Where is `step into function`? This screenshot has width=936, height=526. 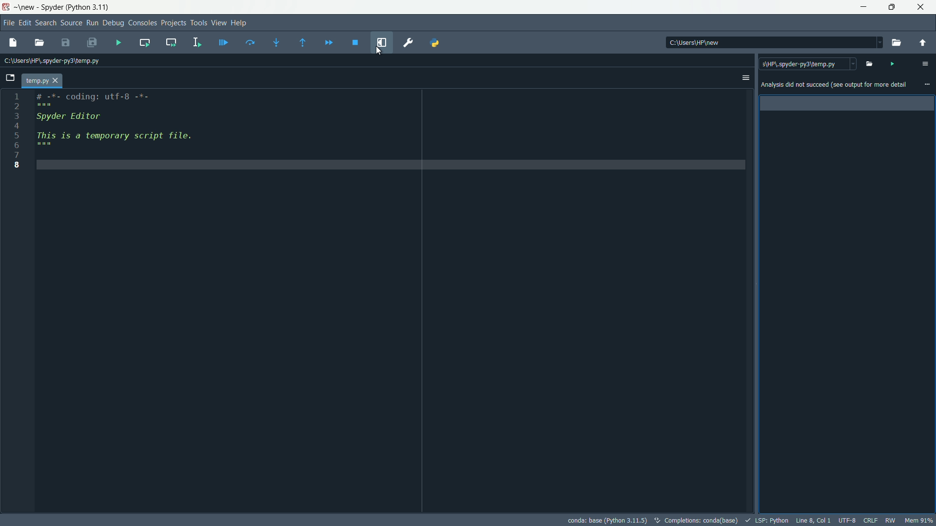 step into function is located at coordinates (277, 42).